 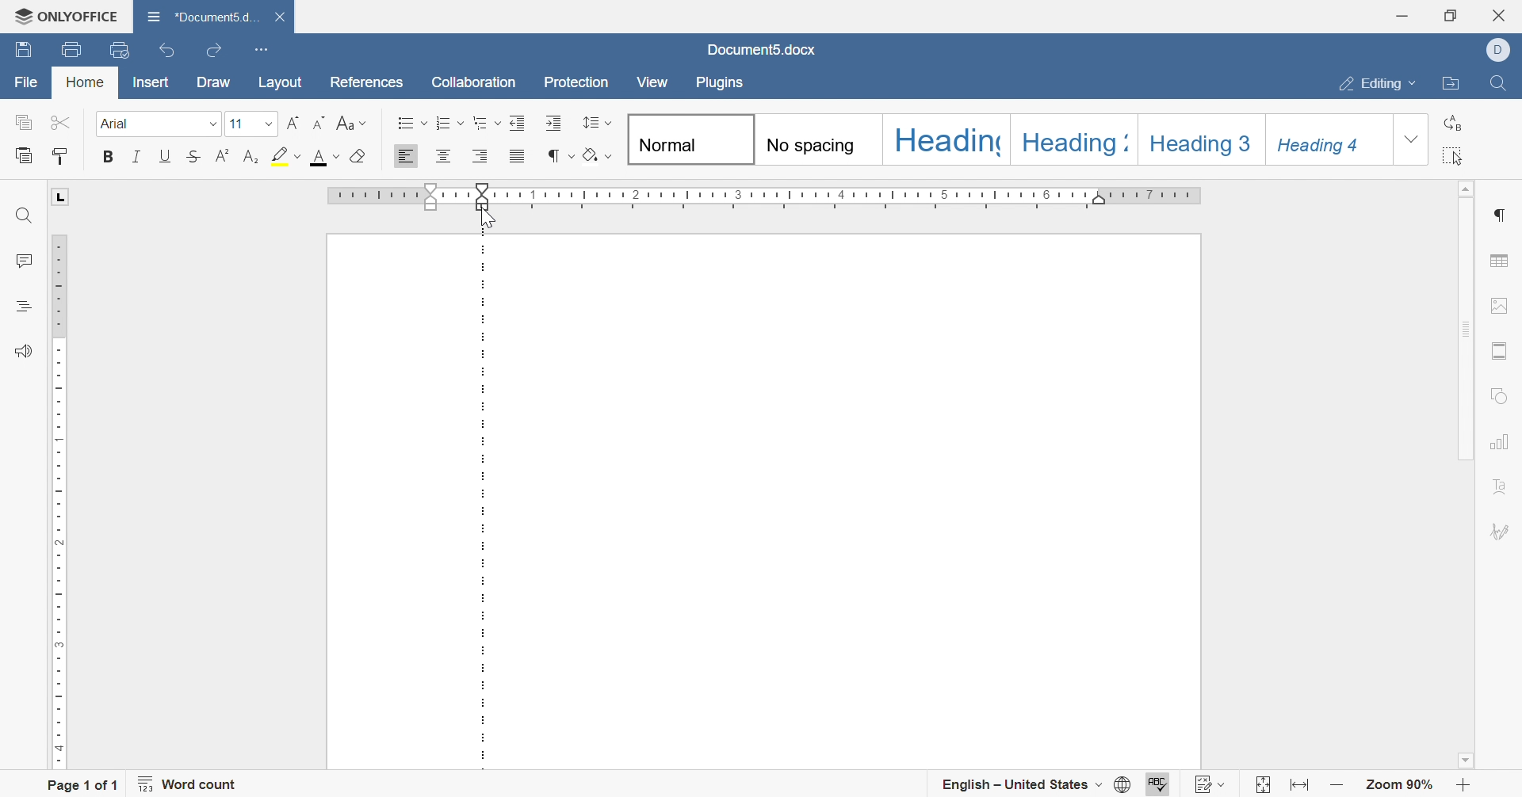 What do you see at coordinates (84, 82) in the screenshot?
I see `home` at bounding box center [84, 82].